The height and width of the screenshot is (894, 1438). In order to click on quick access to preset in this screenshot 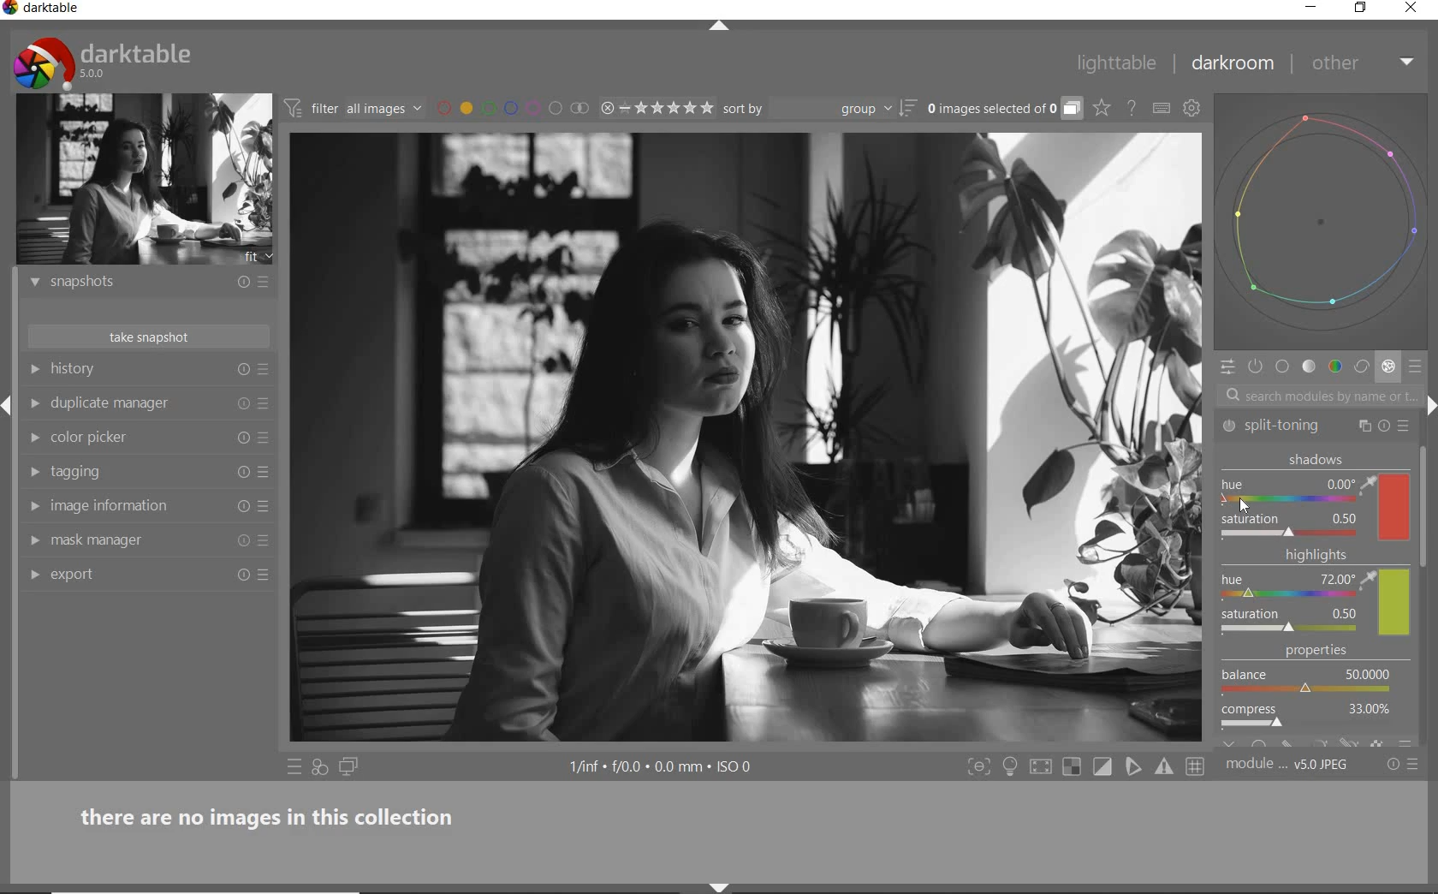, I will do `click(294, 766)`.